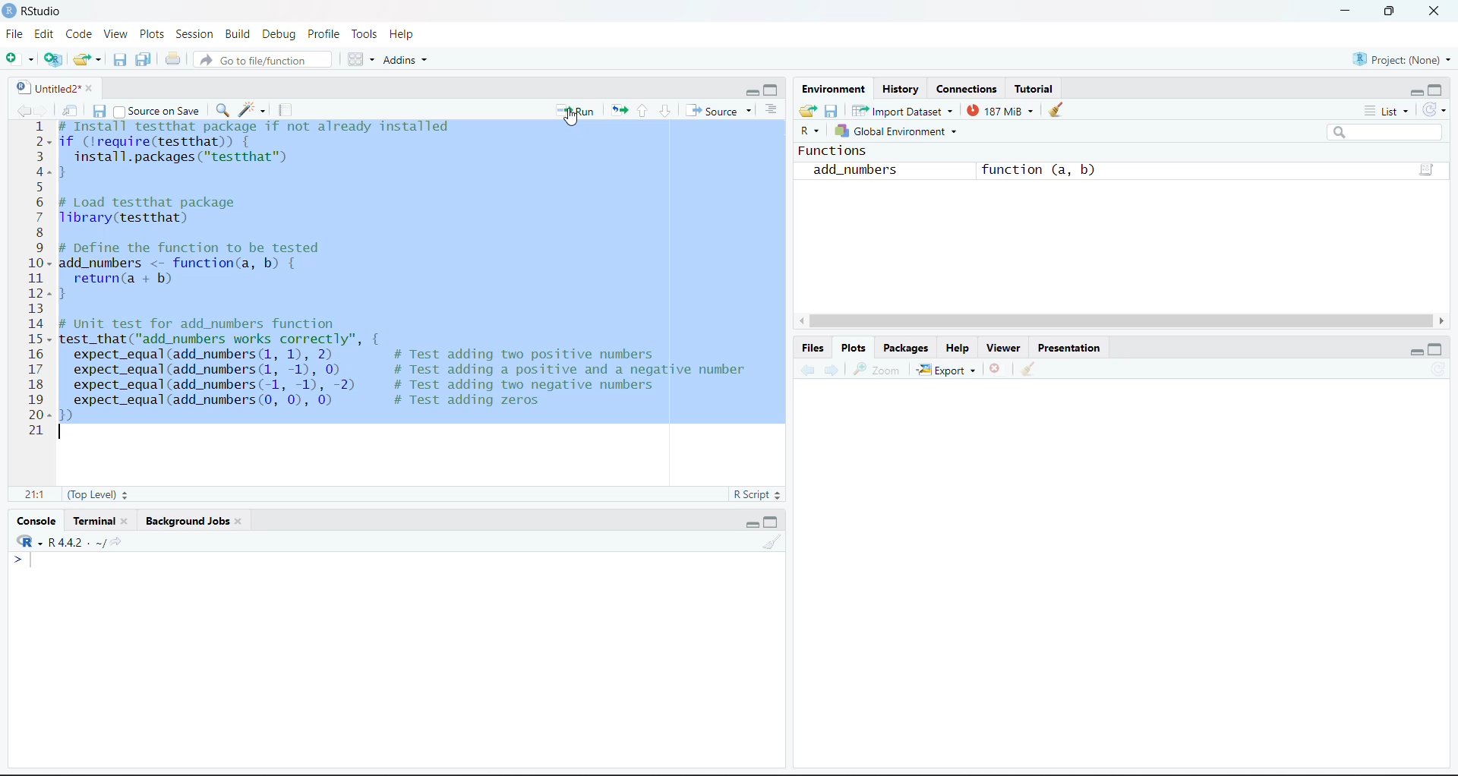 The width and height of the screenshot is (1458, 776). I want to click on function (a, b), so click(1040, 170).